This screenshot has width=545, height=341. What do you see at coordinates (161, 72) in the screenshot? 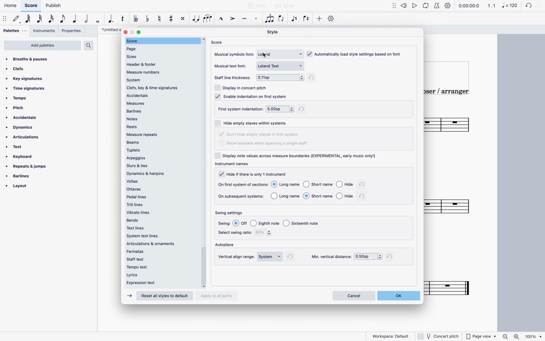
I see `measure numbers` at bounding box center [161, 72].